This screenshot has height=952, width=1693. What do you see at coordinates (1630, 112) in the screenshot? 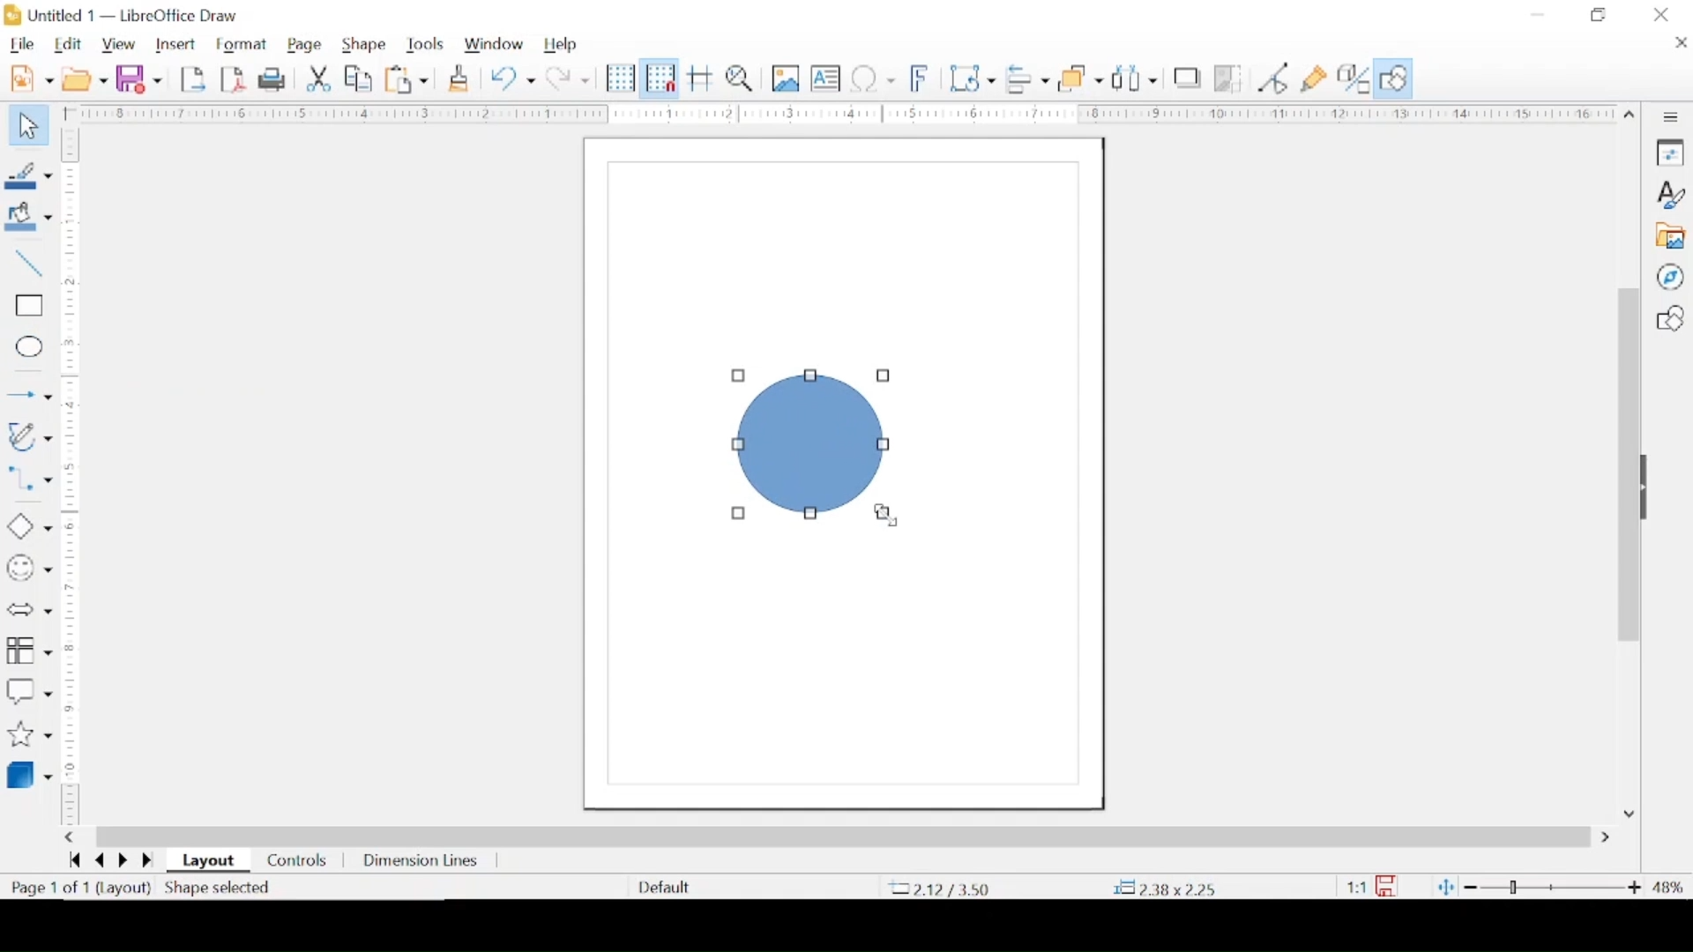
I see `scroll up arrow` at bounding box center [1630, 112].